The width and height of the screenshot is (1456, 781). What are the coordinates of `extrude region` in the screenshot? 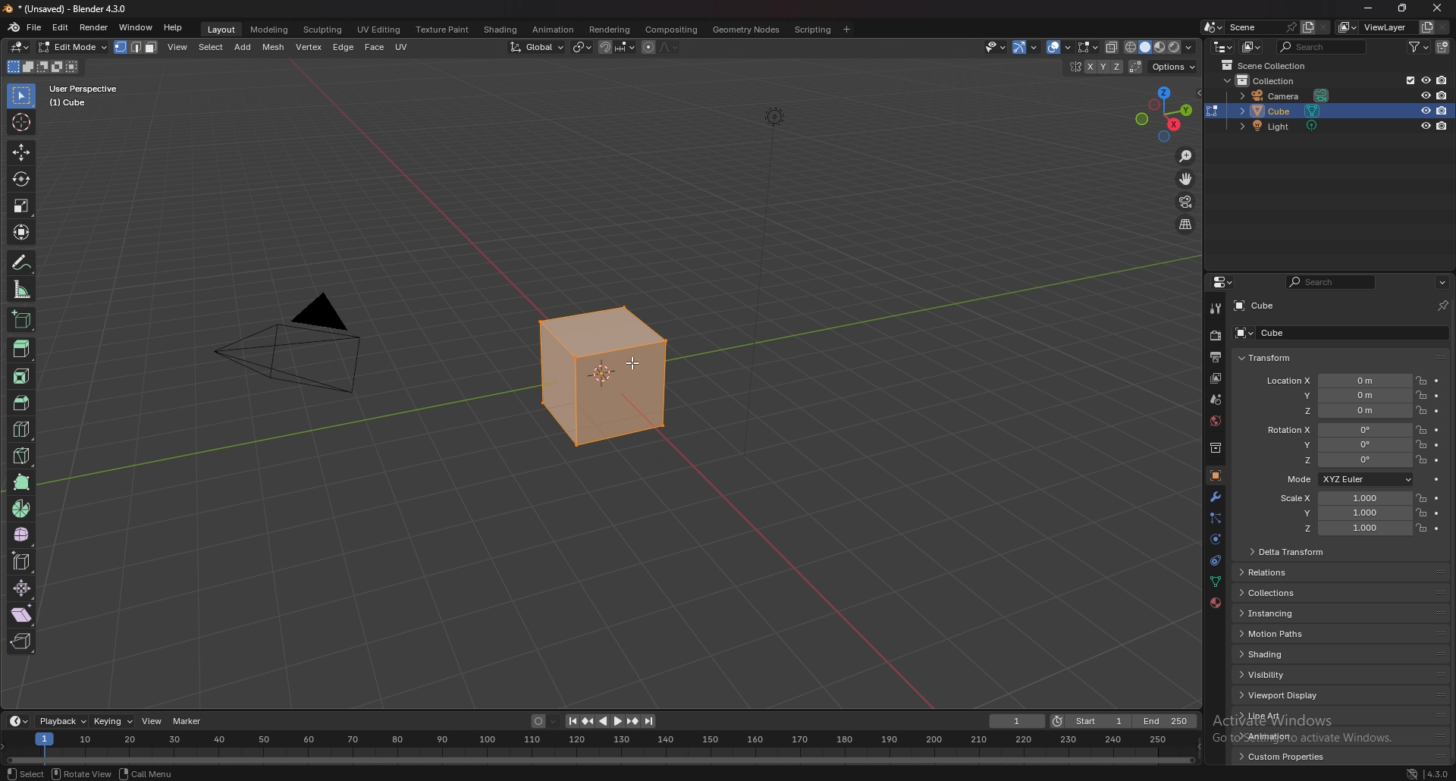 It's located at (21, 349).